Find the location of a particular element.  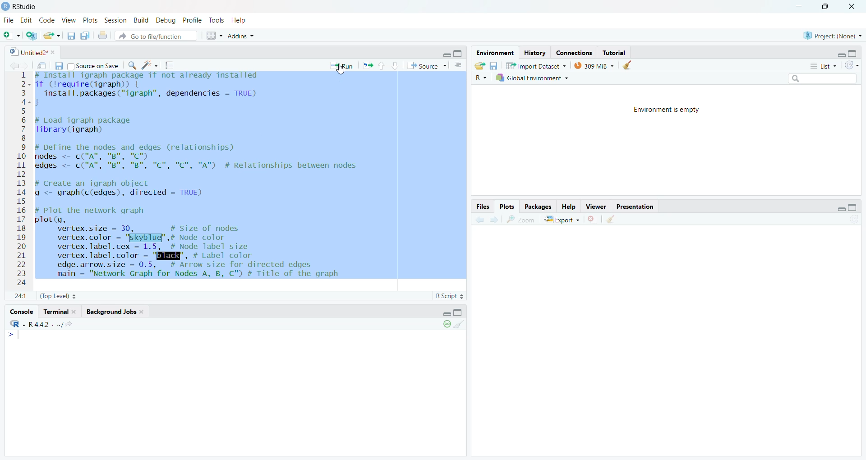

minimise is located at coordinates (446, 54).